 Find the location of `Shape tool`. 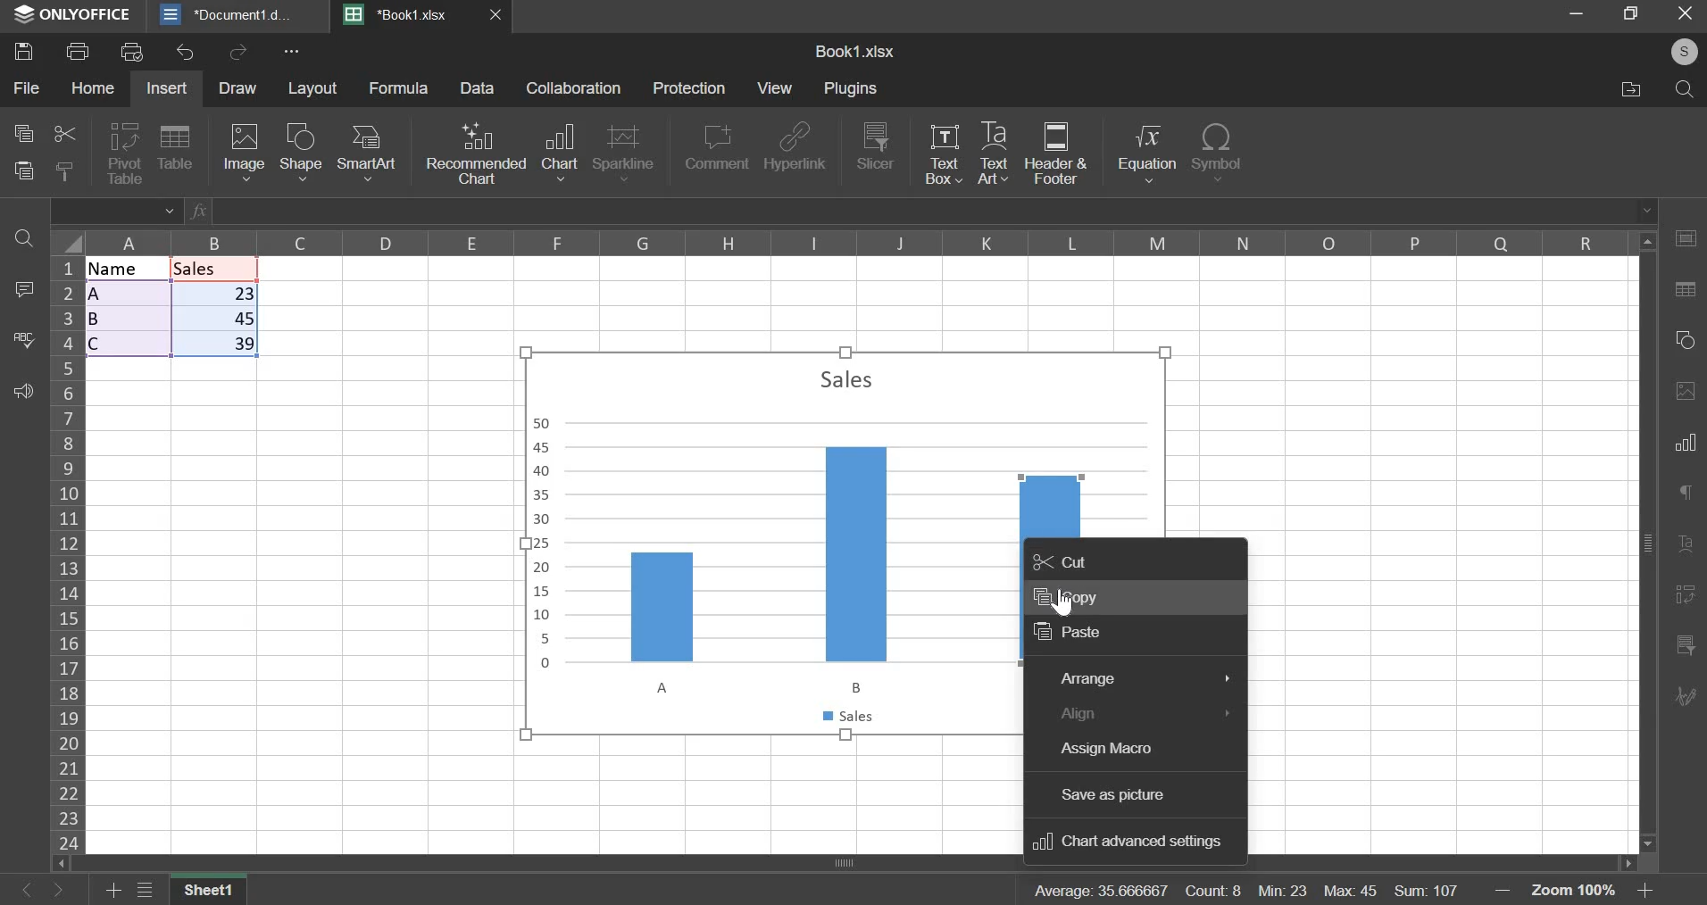

Shape tool is located at coordinates (1684, 340).